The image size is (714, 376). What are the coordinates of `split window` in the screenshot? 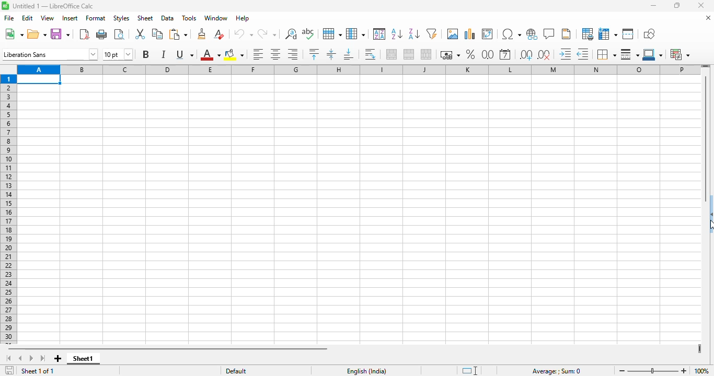 It's located at (628, 34).